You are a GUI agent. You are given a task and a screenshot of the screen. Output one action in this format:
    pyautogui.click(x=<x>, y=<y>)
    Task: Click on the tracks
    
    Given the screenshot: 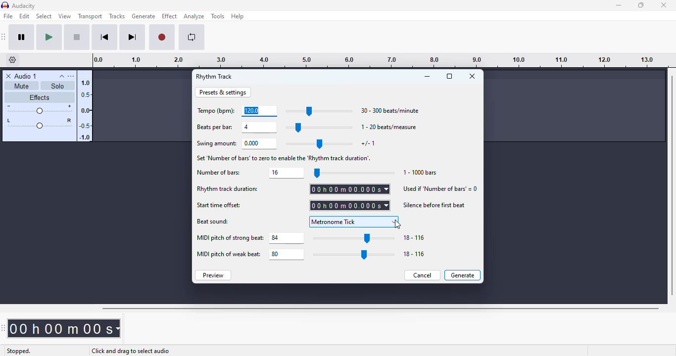 What is the action you would take?
    pyautogui.click(x=117, y=16)
    